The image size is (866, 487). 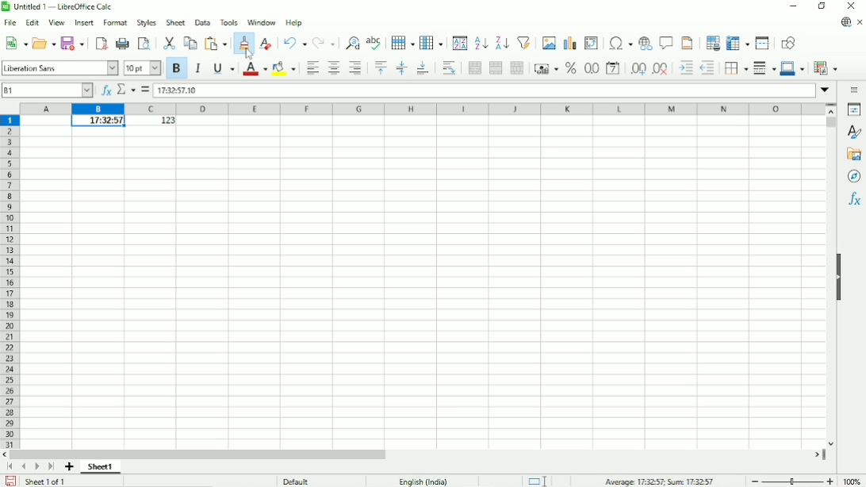 What do you see at coordinates (536, 480) in the screenshot?
I see `Standard selection` at bounding box center [536, 480].